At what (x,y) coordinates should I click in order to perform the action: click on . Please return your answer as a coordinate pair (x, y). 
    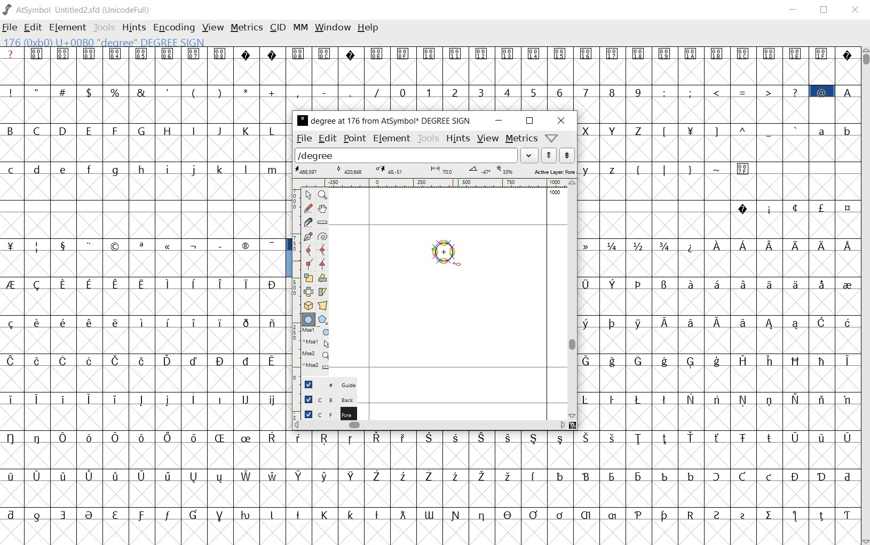
    Looking at the image, I should click on (141, 360).